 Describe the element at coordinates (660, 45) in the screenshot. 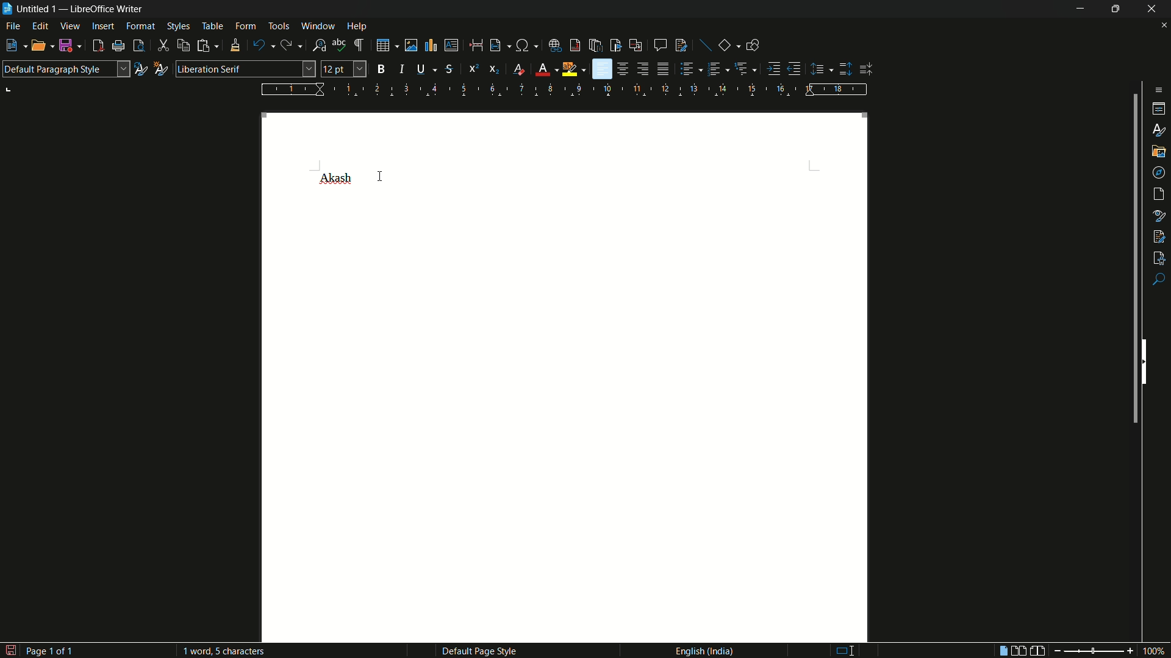

I see `insert comment` at that location.